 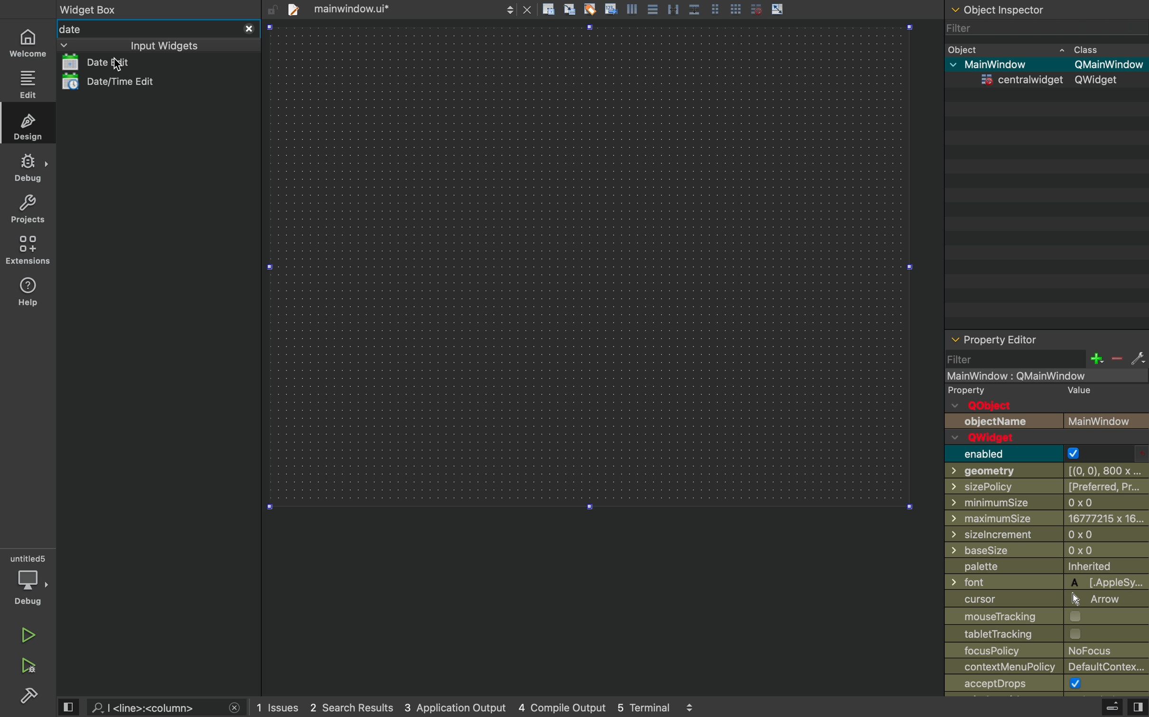 I want to click on centrawidget, so click(x=1049, y=83).